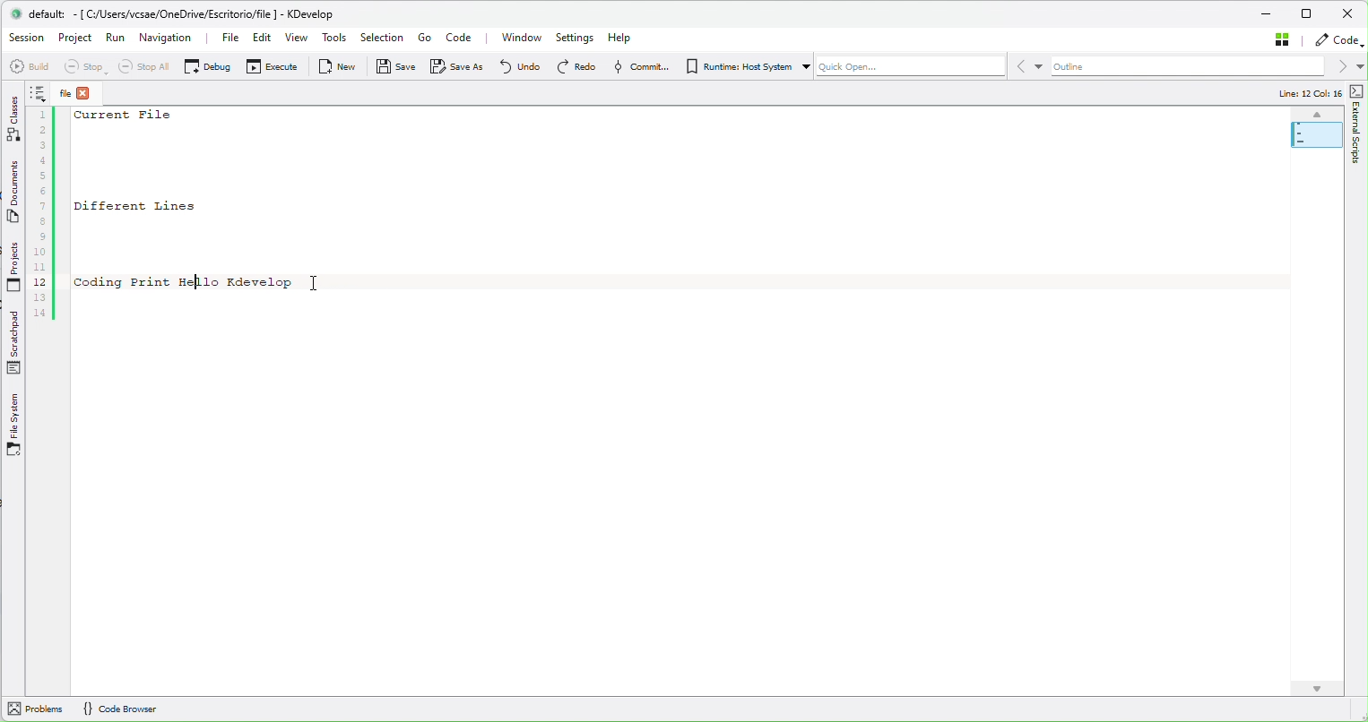  I want to click on Commit, so click(636, 67).